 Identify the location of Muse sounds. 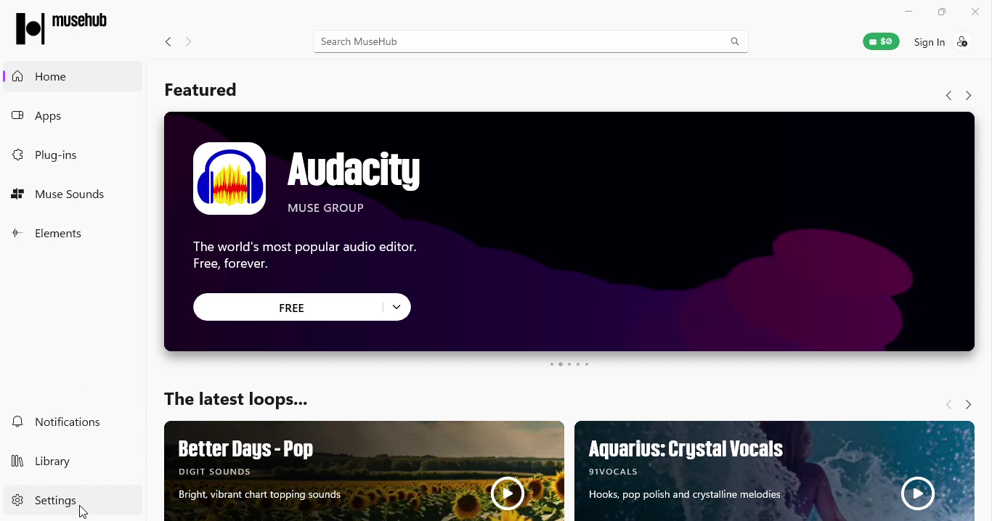
(63, 197).